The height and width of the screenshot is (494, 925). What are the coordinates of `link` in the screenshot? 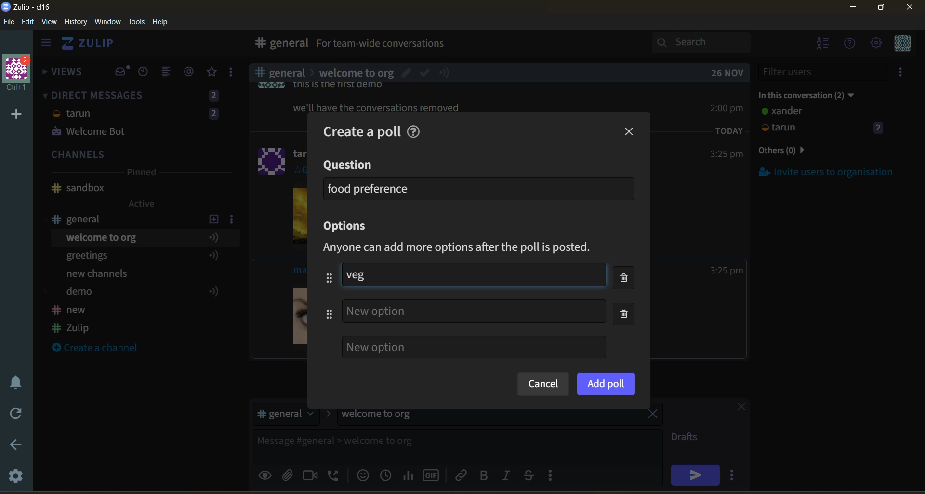 It's located at (462, 475).